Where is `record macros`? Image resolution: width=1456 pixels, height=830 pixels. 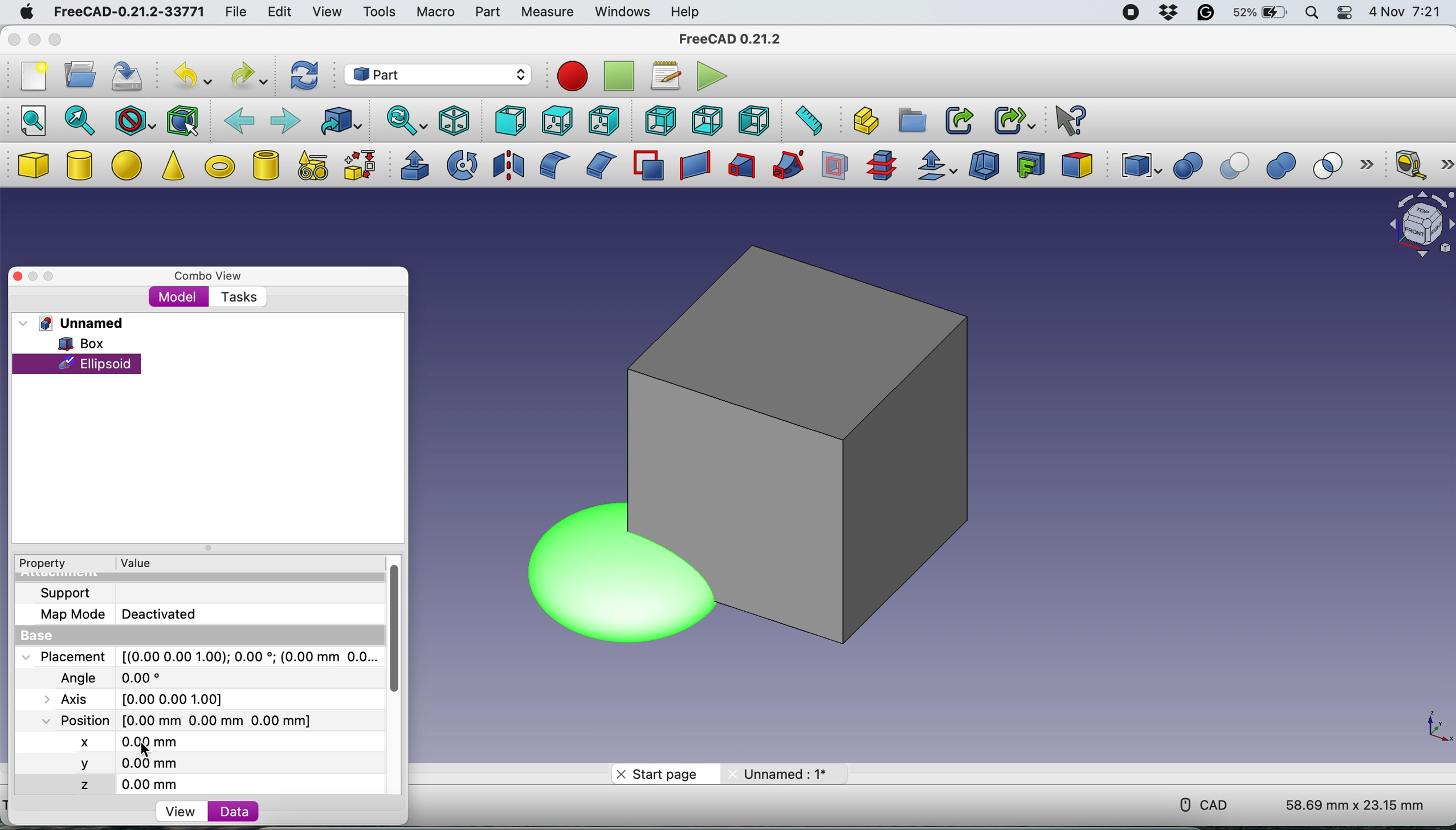 record macros is located at coordinates (572, 76).